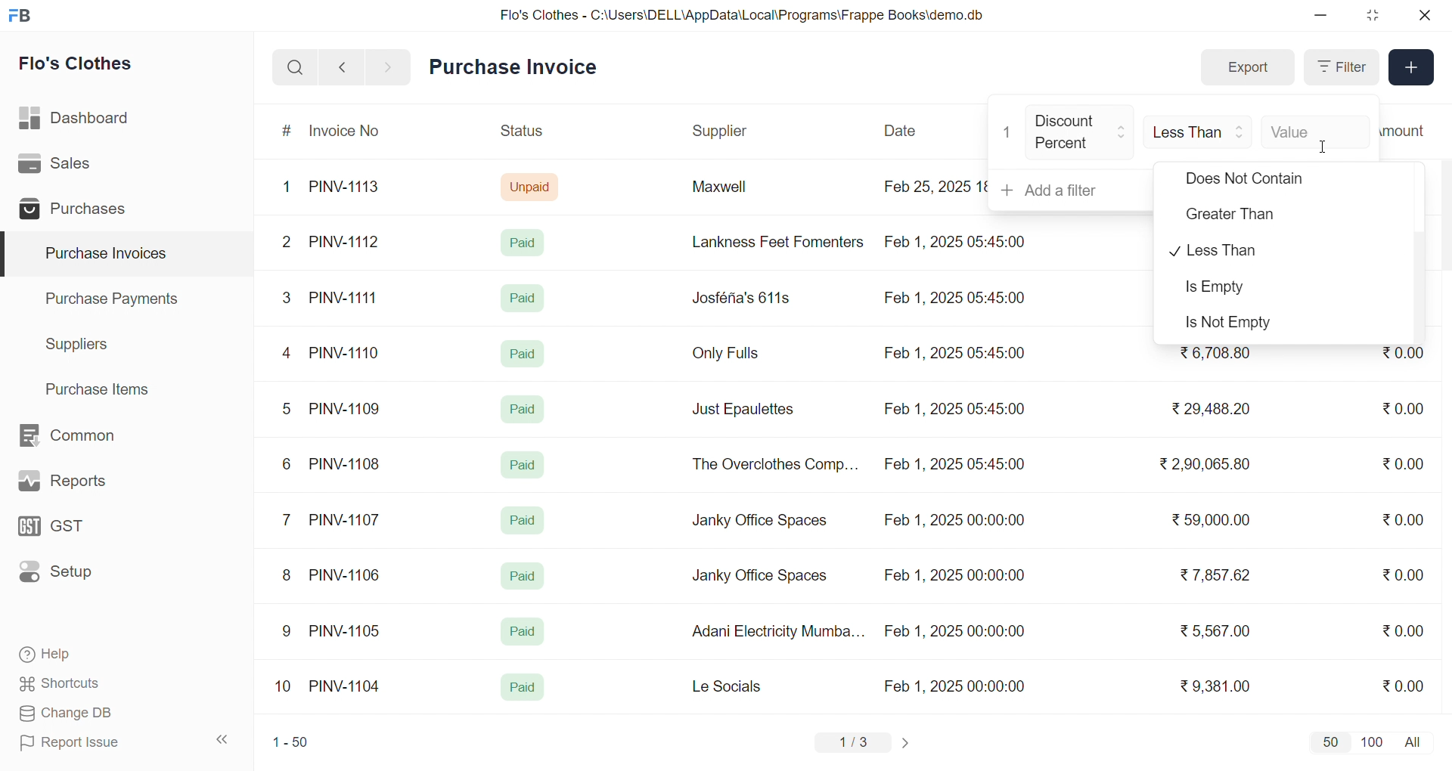  Describe the element at coordinates (902, 131) in the screenshot. I see `Date` at that location.